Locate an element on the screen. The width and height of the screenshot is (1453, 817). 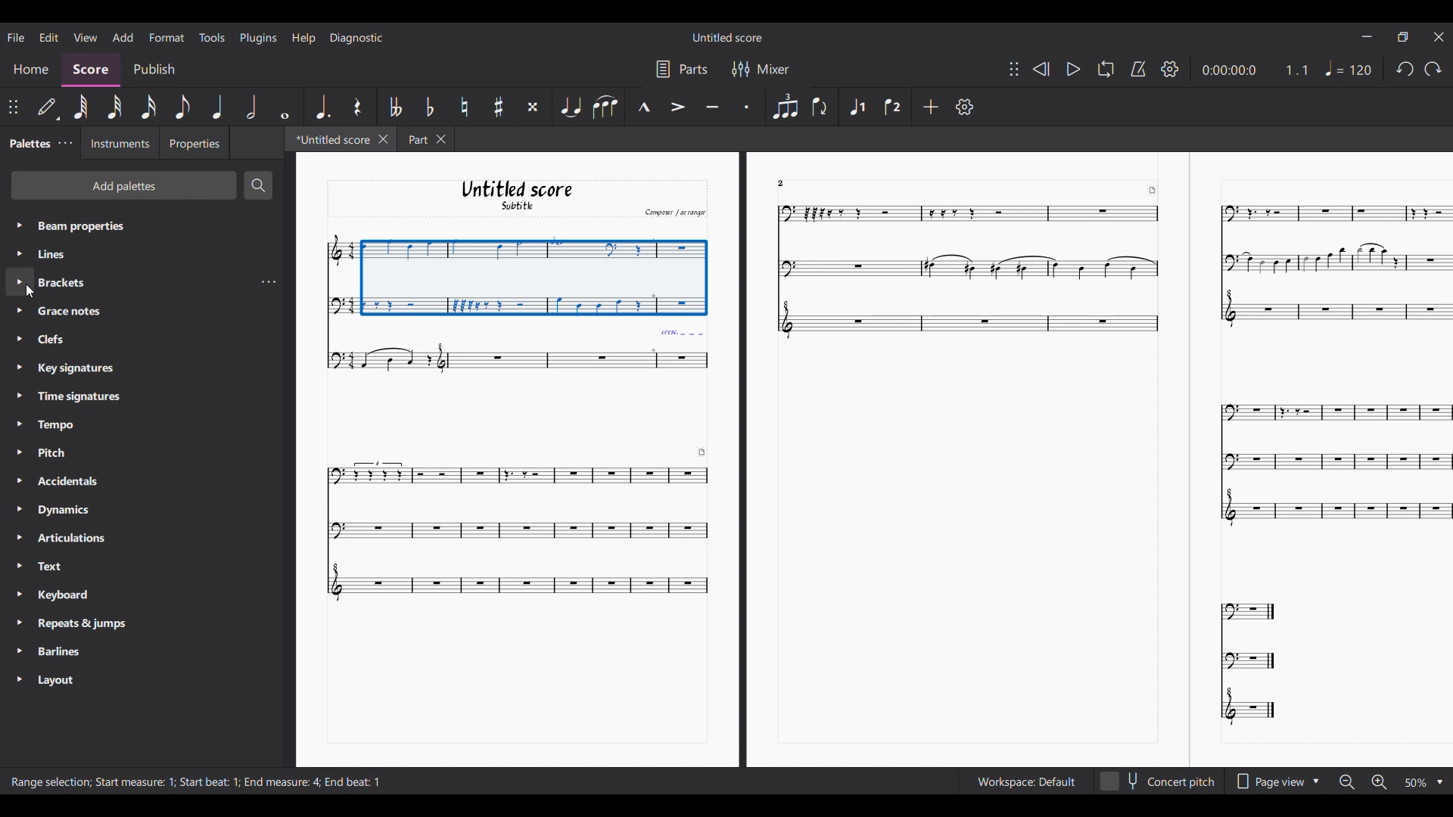
 is located at coordinates (21, 427).